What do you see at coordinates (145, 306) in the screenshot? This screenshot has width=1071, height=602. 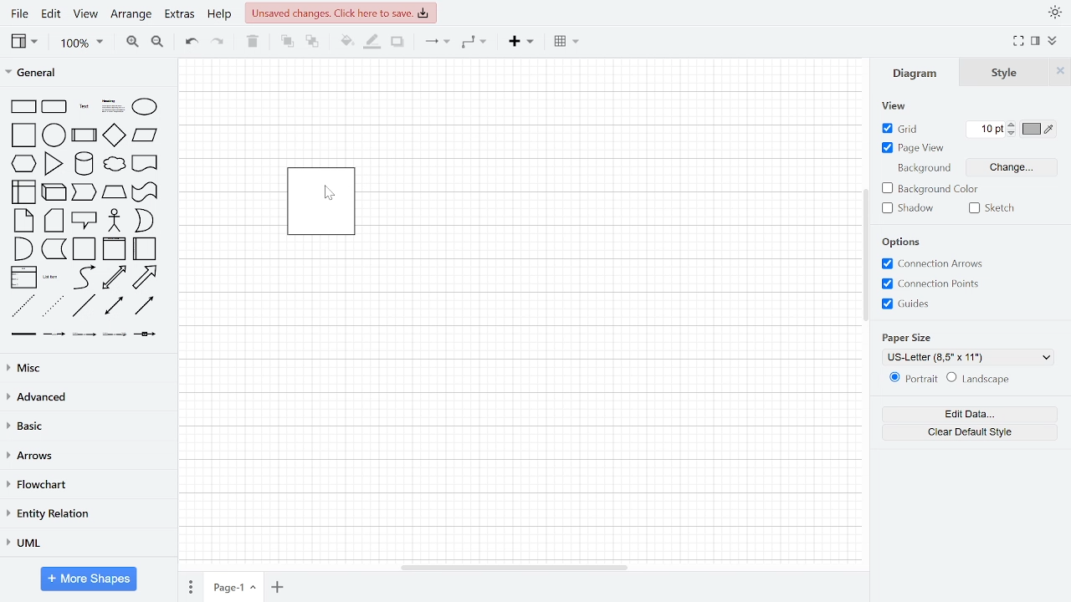 I see `directional connector` at bounding box center [145, 306].